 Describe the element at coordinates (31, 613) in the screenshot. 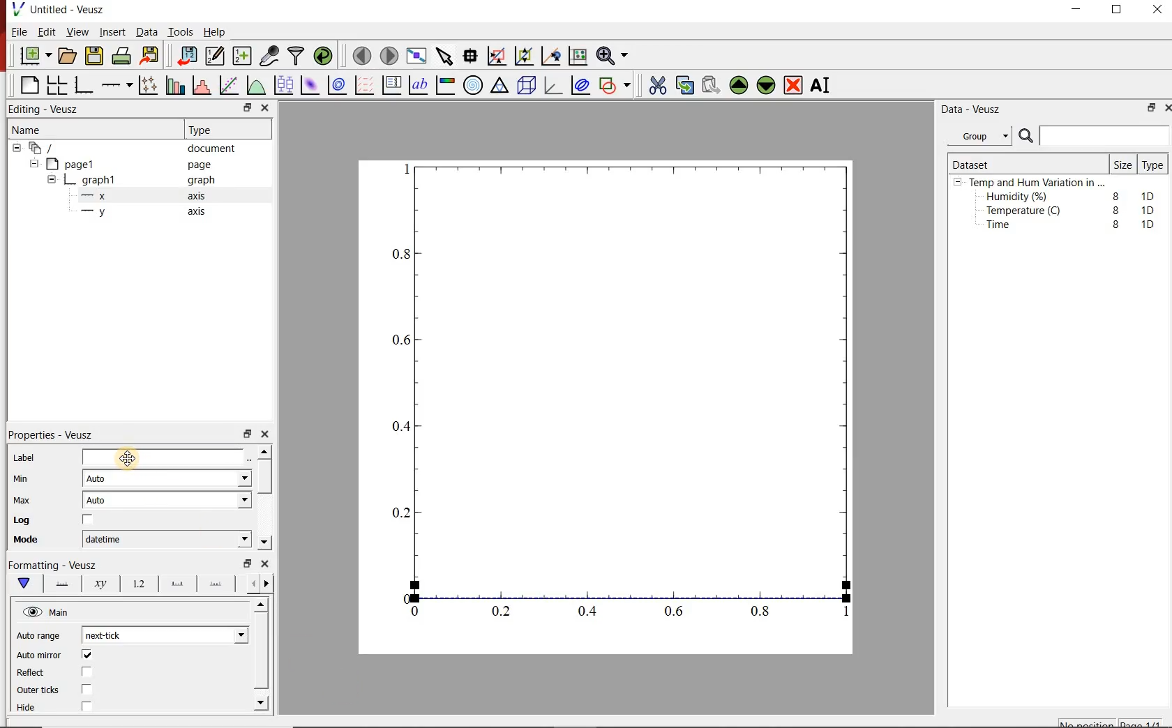

I see `visible (click to hide, set Hide to true)` at that location.